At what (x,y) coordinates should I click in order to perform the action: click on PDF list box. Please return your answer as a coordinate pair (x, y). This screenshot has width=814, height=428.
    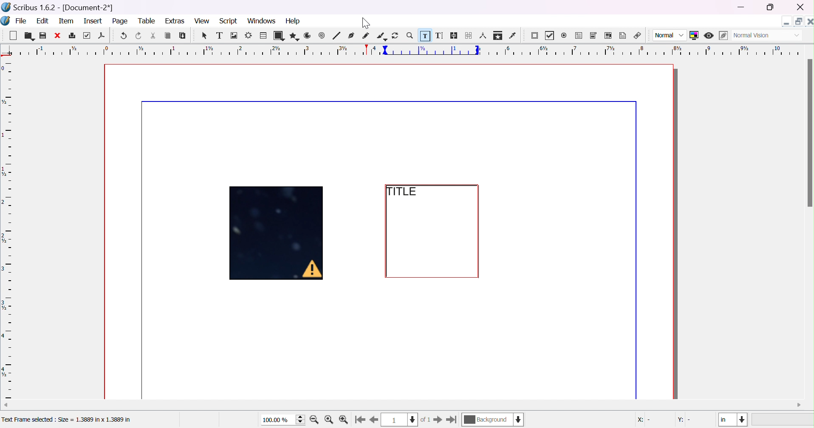
    Looking at the image, I should click on (607, 35).